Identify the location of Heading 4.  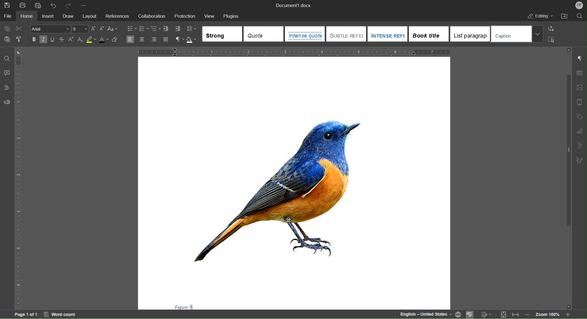
(429, 34).